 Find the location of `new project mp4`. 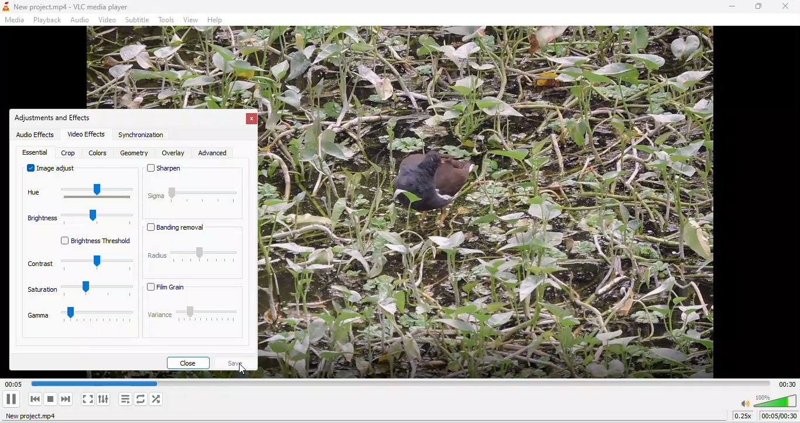

new project mp4 is located at coordinates (36, 418).